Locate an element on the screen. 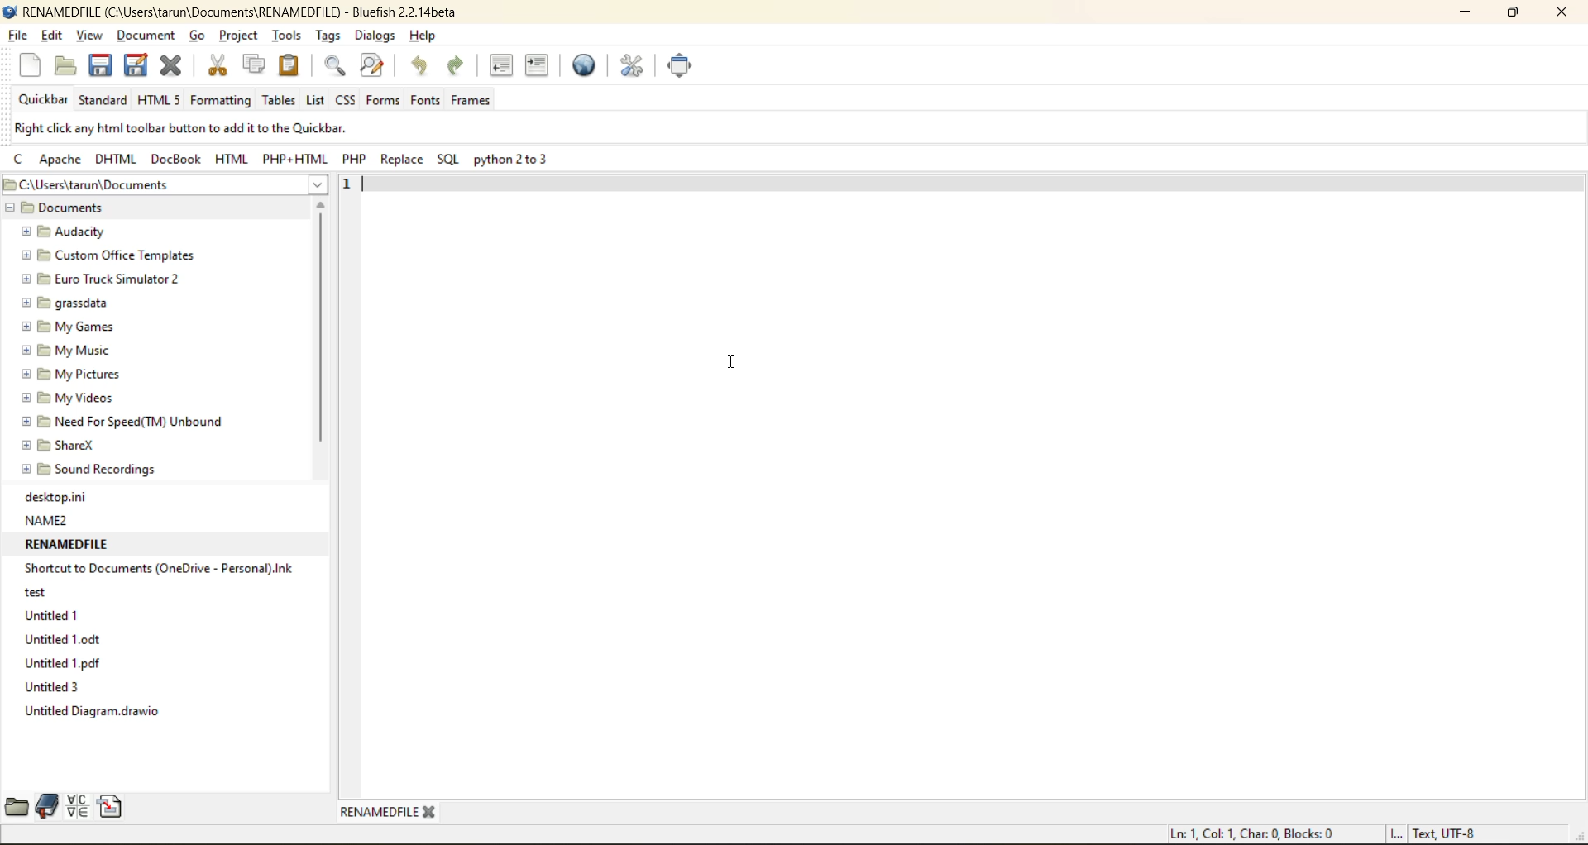 The width and height of the screenshot is (1588, 845). redo is located at coordinates (464, 70).